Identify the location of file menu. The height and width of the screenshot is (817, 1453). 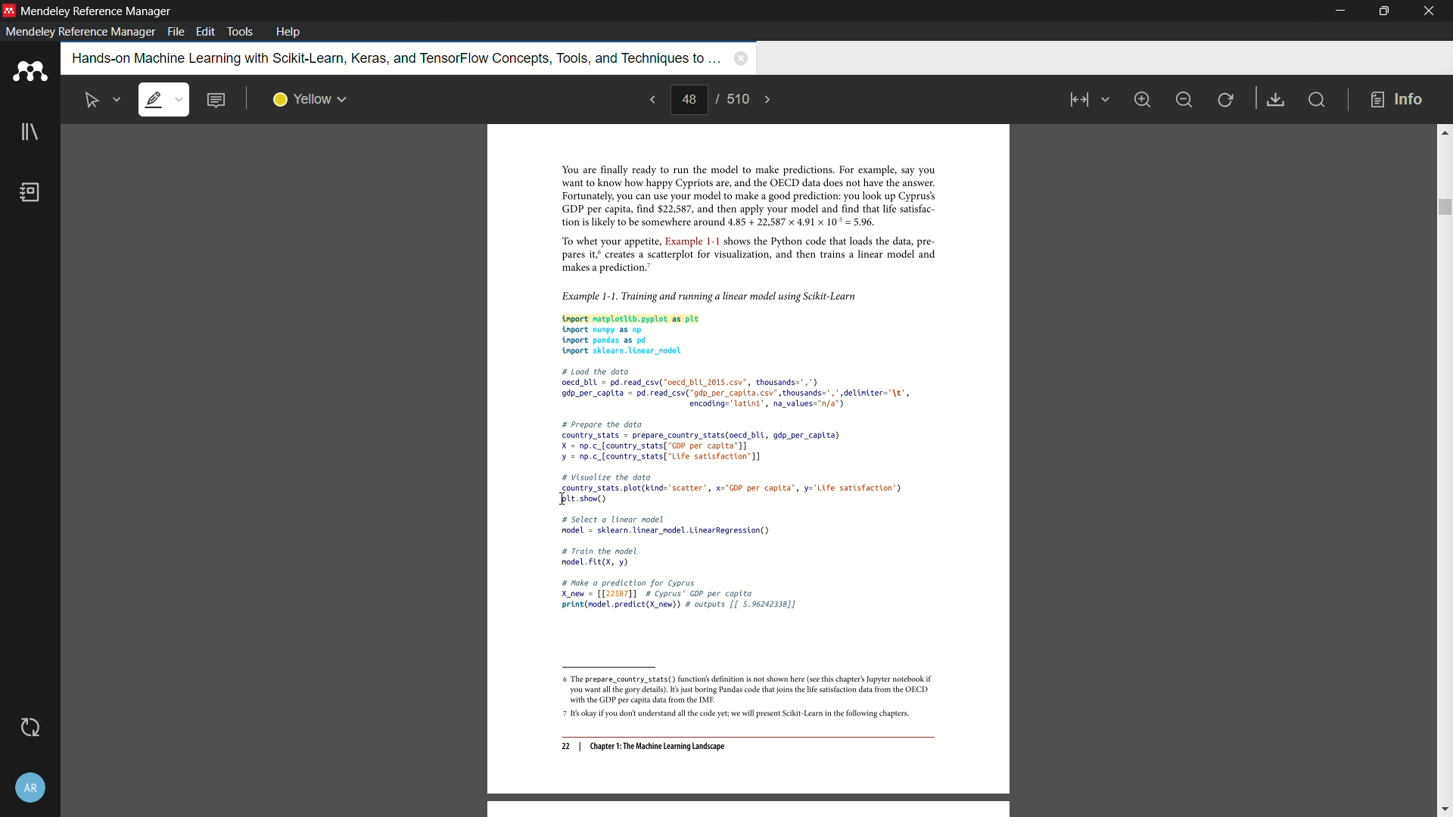
(176, 32).